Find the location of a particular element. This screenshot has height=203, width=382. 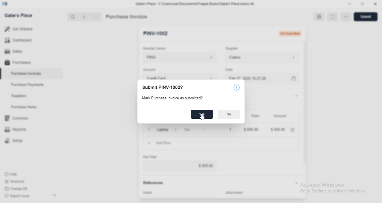

PINV-1002 is located at coordinates (156, 34).